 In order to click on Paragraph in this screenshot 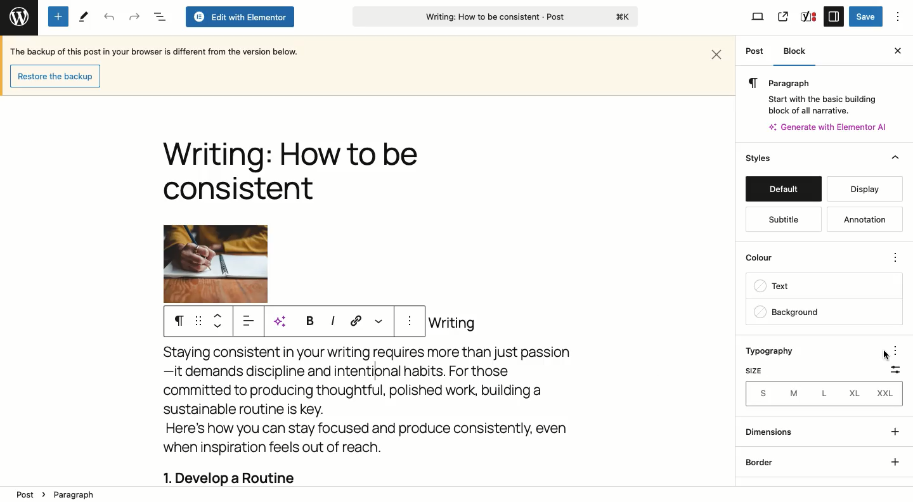, I will do `click(815, 82)`.